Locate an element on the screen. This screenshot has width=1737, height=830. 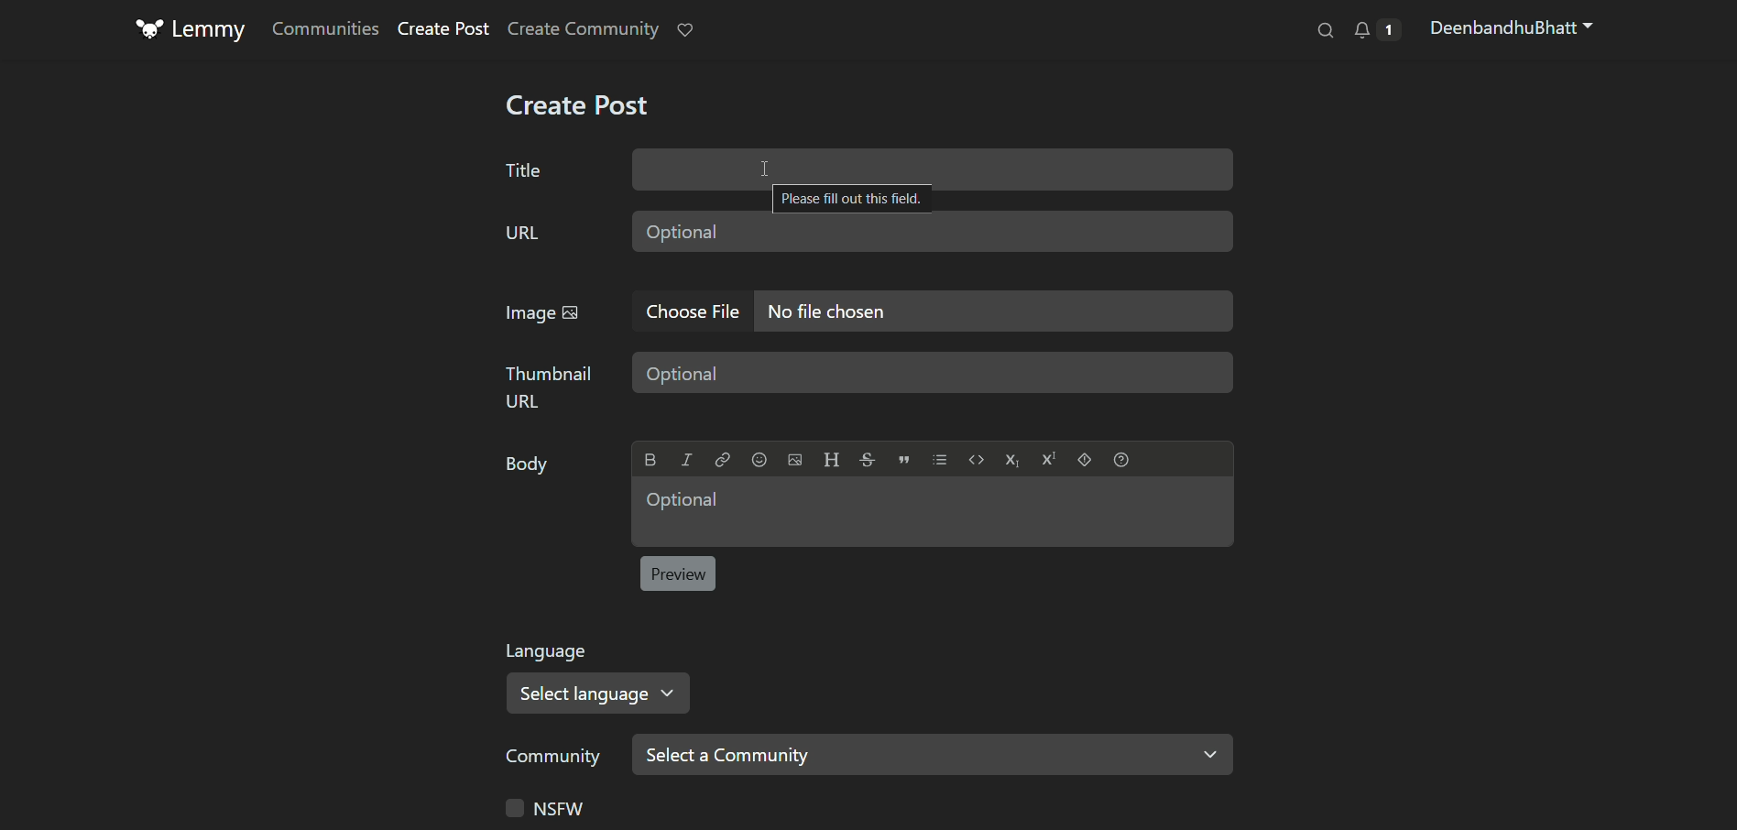
Upload image is located at coordinates (794, 460).